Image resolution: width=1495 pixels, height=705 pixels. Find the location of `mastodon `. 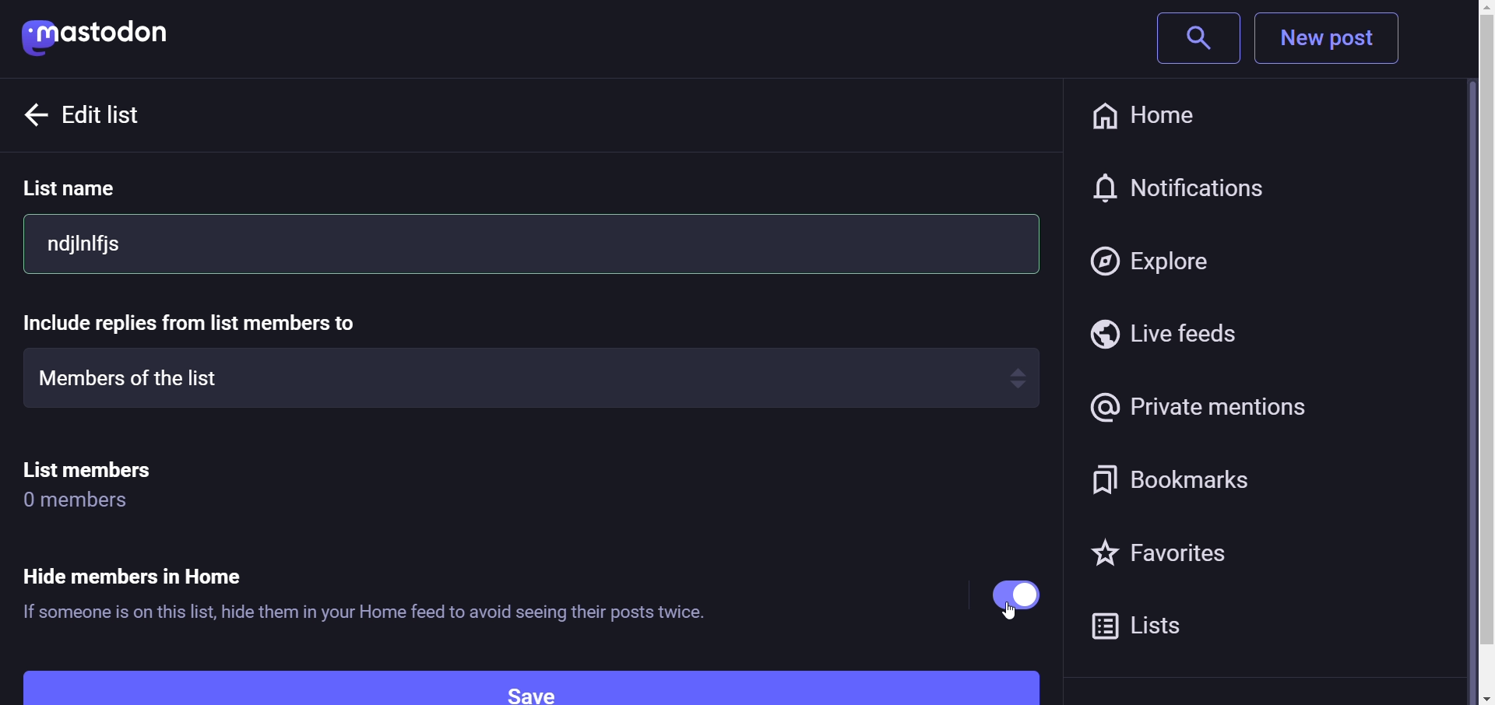

mastodon  is located at coordinates (107, 33).